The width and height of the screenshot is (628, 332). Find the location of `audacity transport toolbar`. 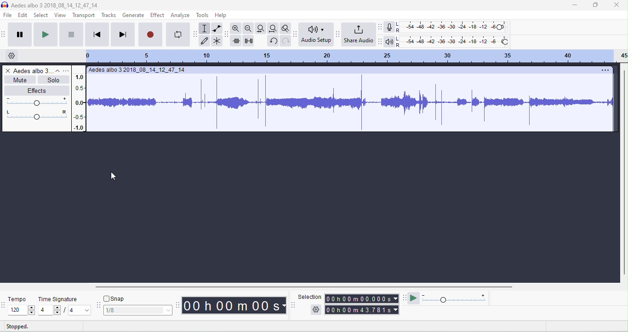

audacity transport toolbar is located at coordinates (4, 33).